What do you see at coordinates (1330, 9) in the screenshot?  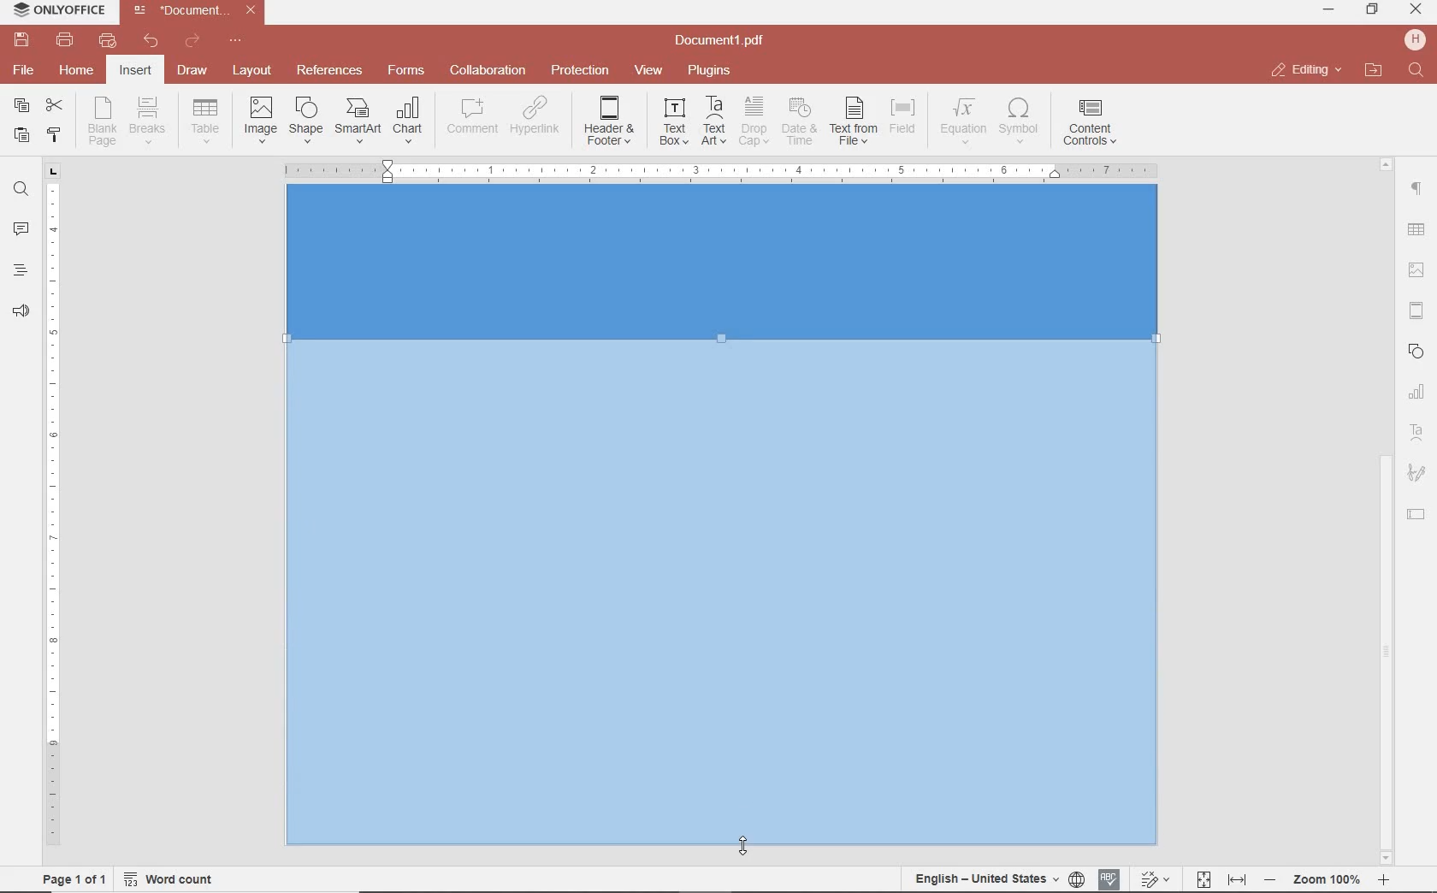 I see `minimize` at bounding box center [1330, 9].